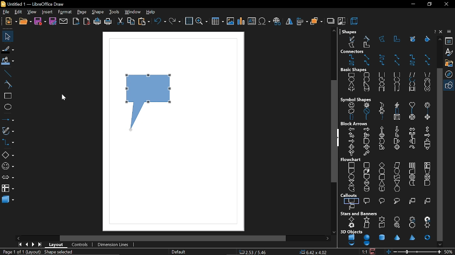 The image size is (455, 255). I want to click on page, so click(81, 12).